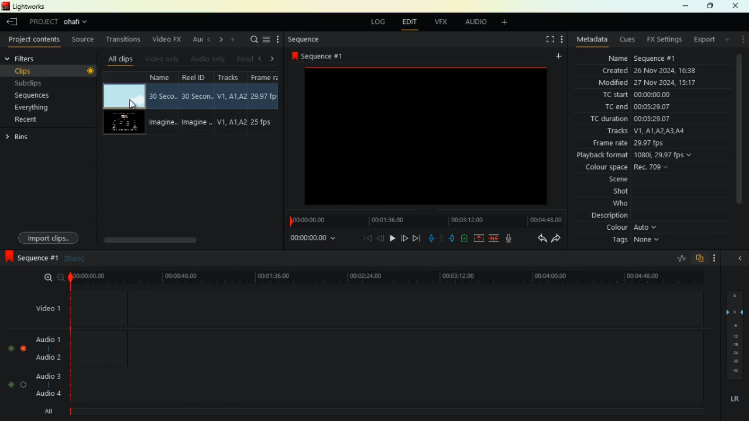 This screenshot has height=421, width=749. I want to click on import clips, so click(46, 234).